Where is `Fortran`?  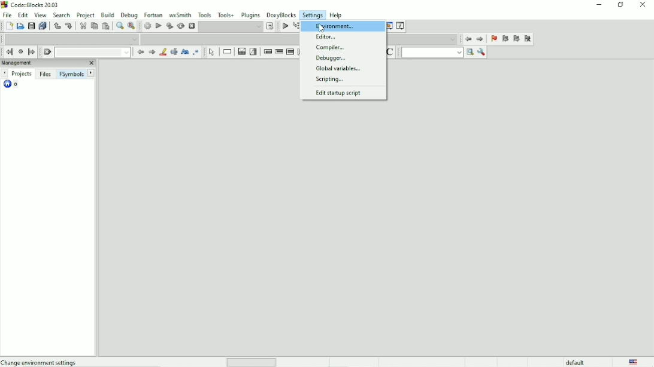
Fortran is located at coordinates (153, 15).